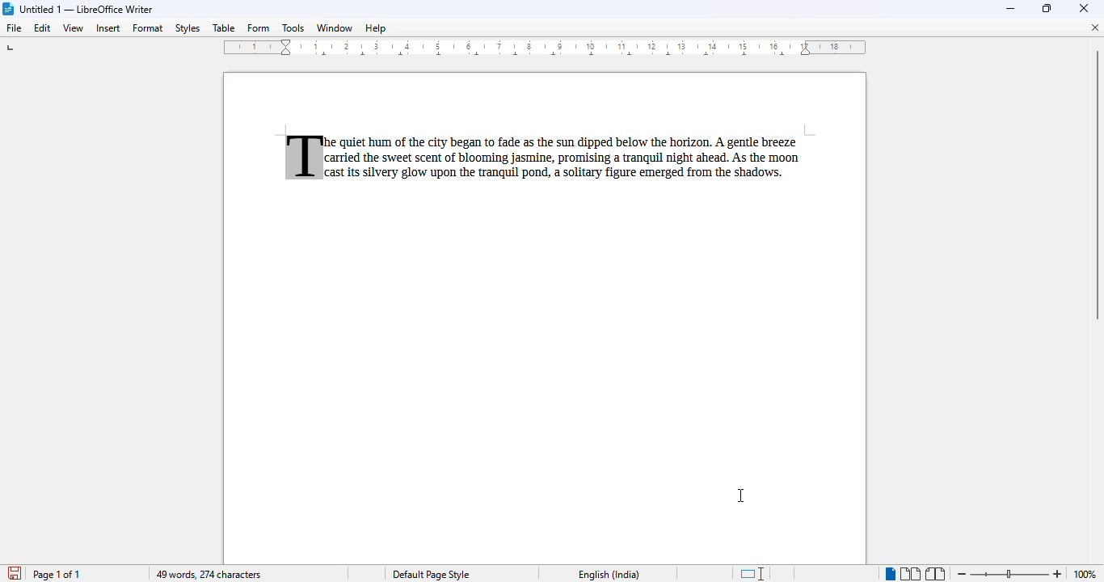 This screenshot has width=1104, height=582. I want to click on view, so click(73, 28).